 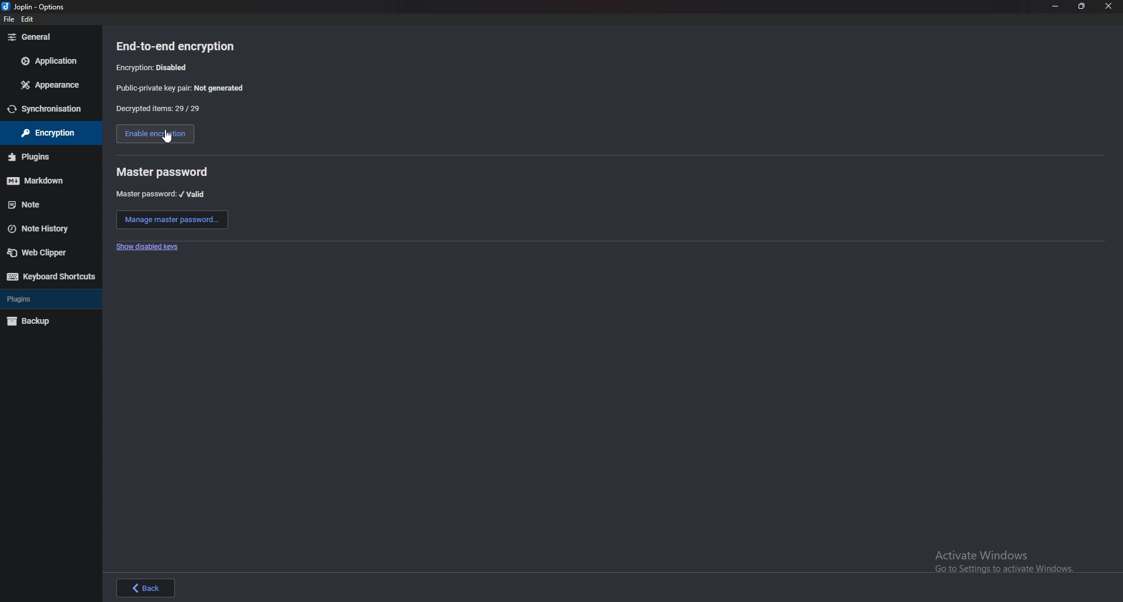 I want to click on , so click(x=1109, y=8).